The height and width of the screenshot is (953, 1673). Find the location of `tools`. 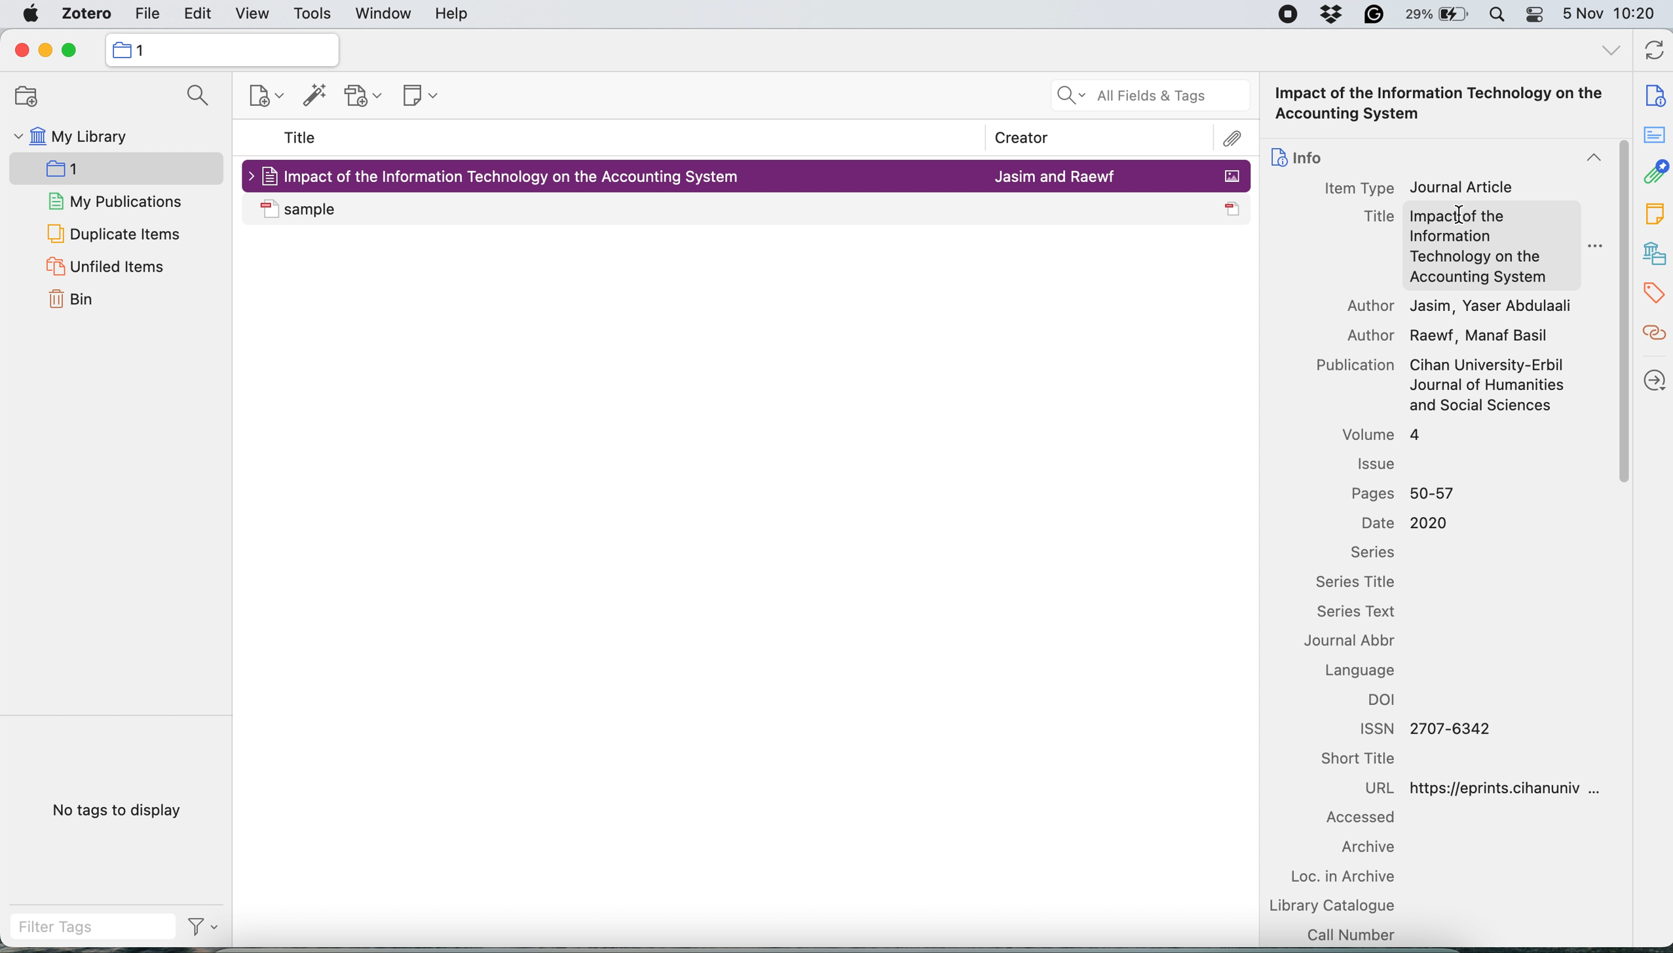

tools is located at coordinates (315, 14).